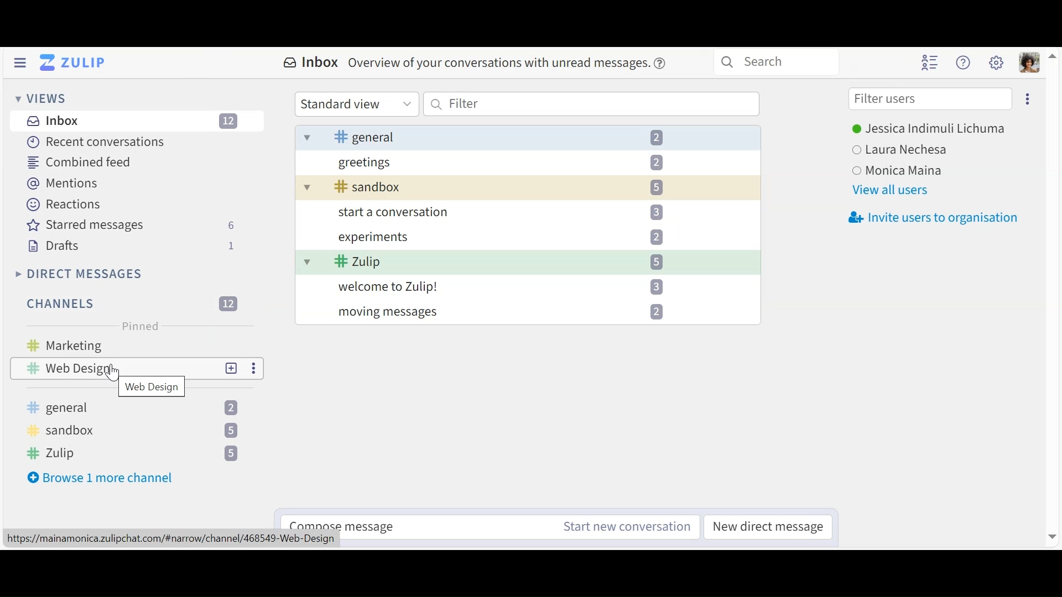 Image resolution: width=1062 pixels, height=597 pixels. Describe the element at coordinates (232, 369) in the screenshot. I see `New topic` at that location.